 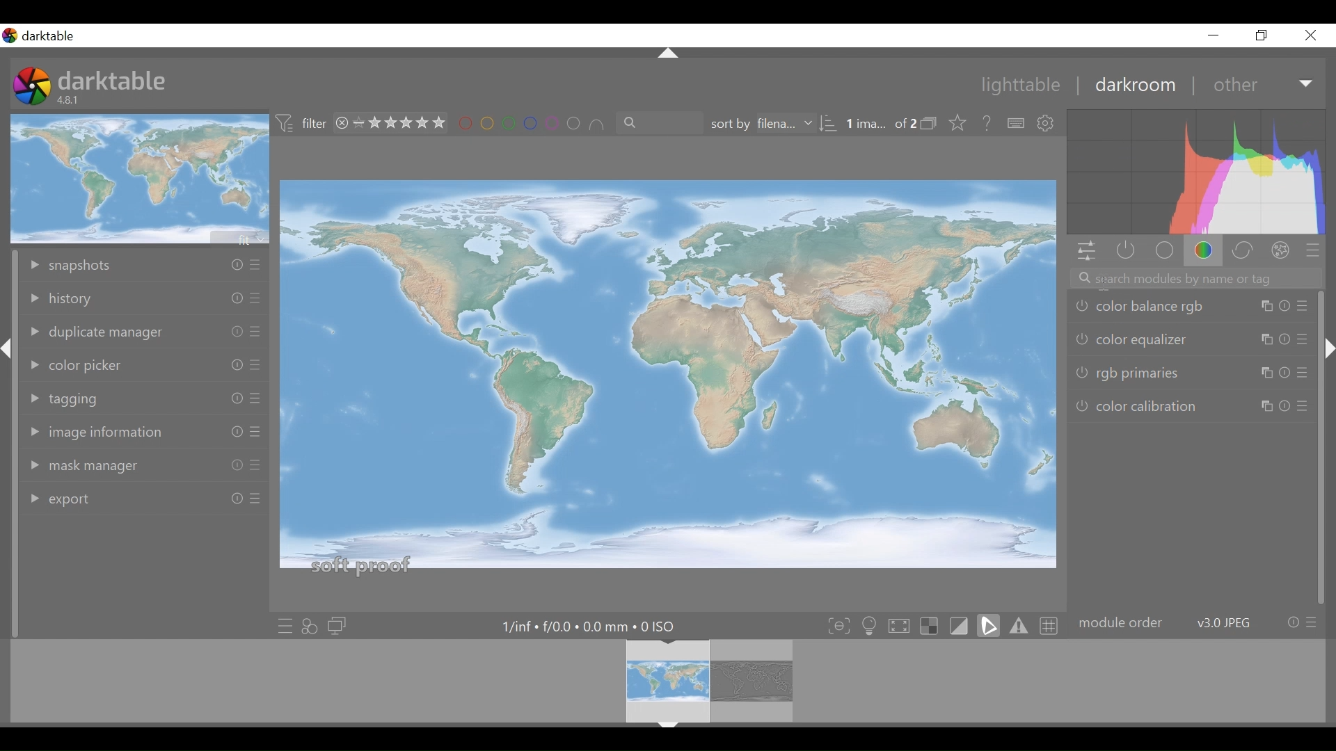 What do you see at coordinates (1163, 252) in the screenshot?
I see `base` at bounding box center [1163, 252].